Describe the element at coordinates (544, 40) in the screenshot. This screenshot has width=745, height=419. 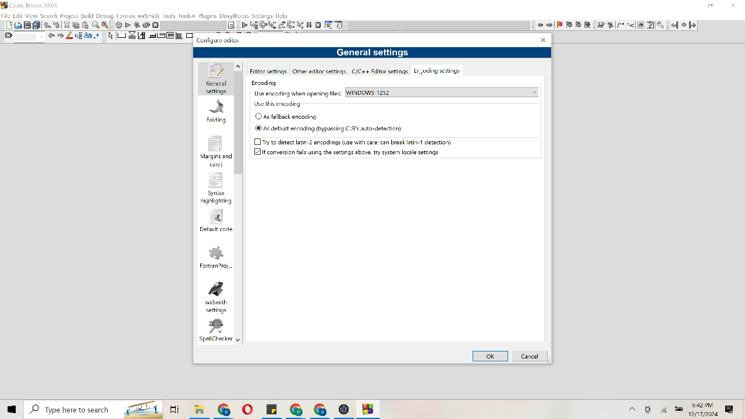
I see `Close` at that location.